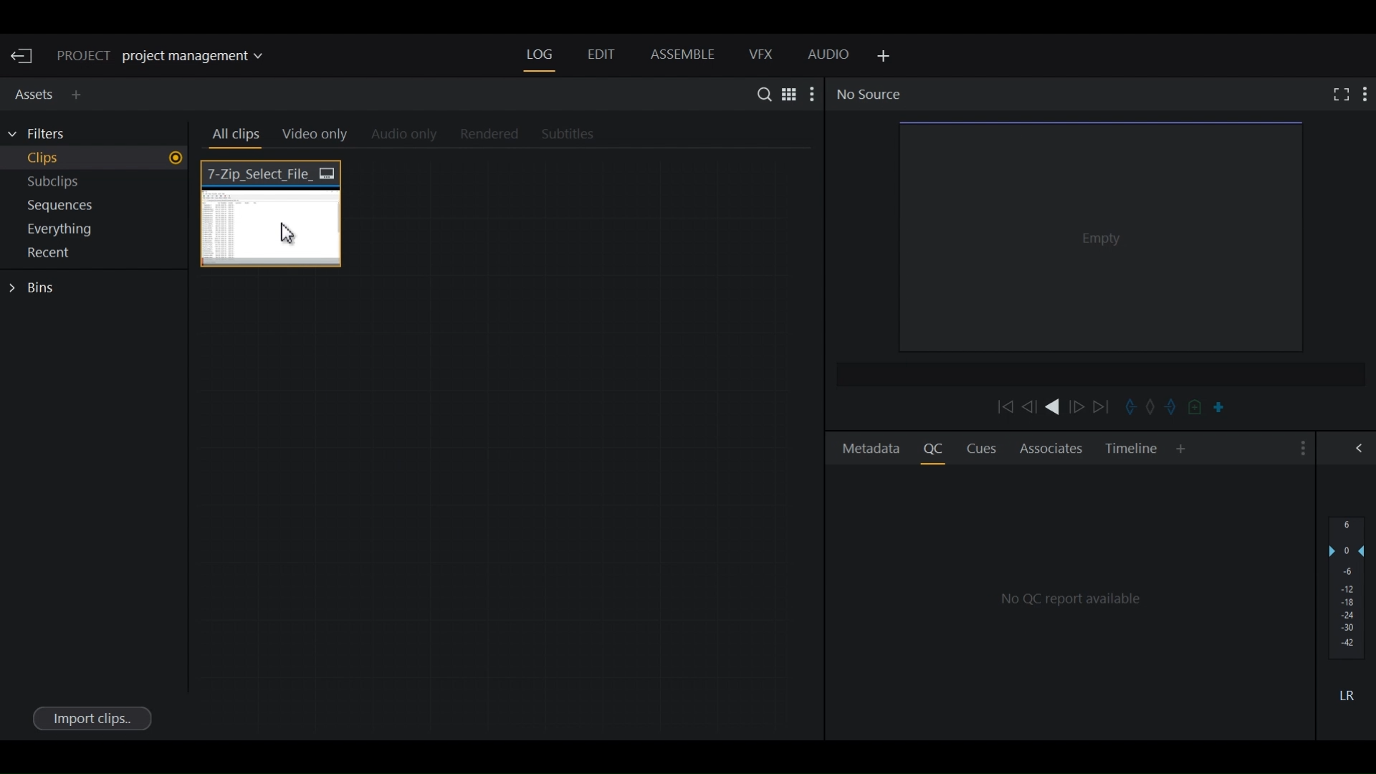 This screenshot has width=1376, height=774. Describe the element at coordinates (1220, 408) in the screenshot. I see `` at that location.